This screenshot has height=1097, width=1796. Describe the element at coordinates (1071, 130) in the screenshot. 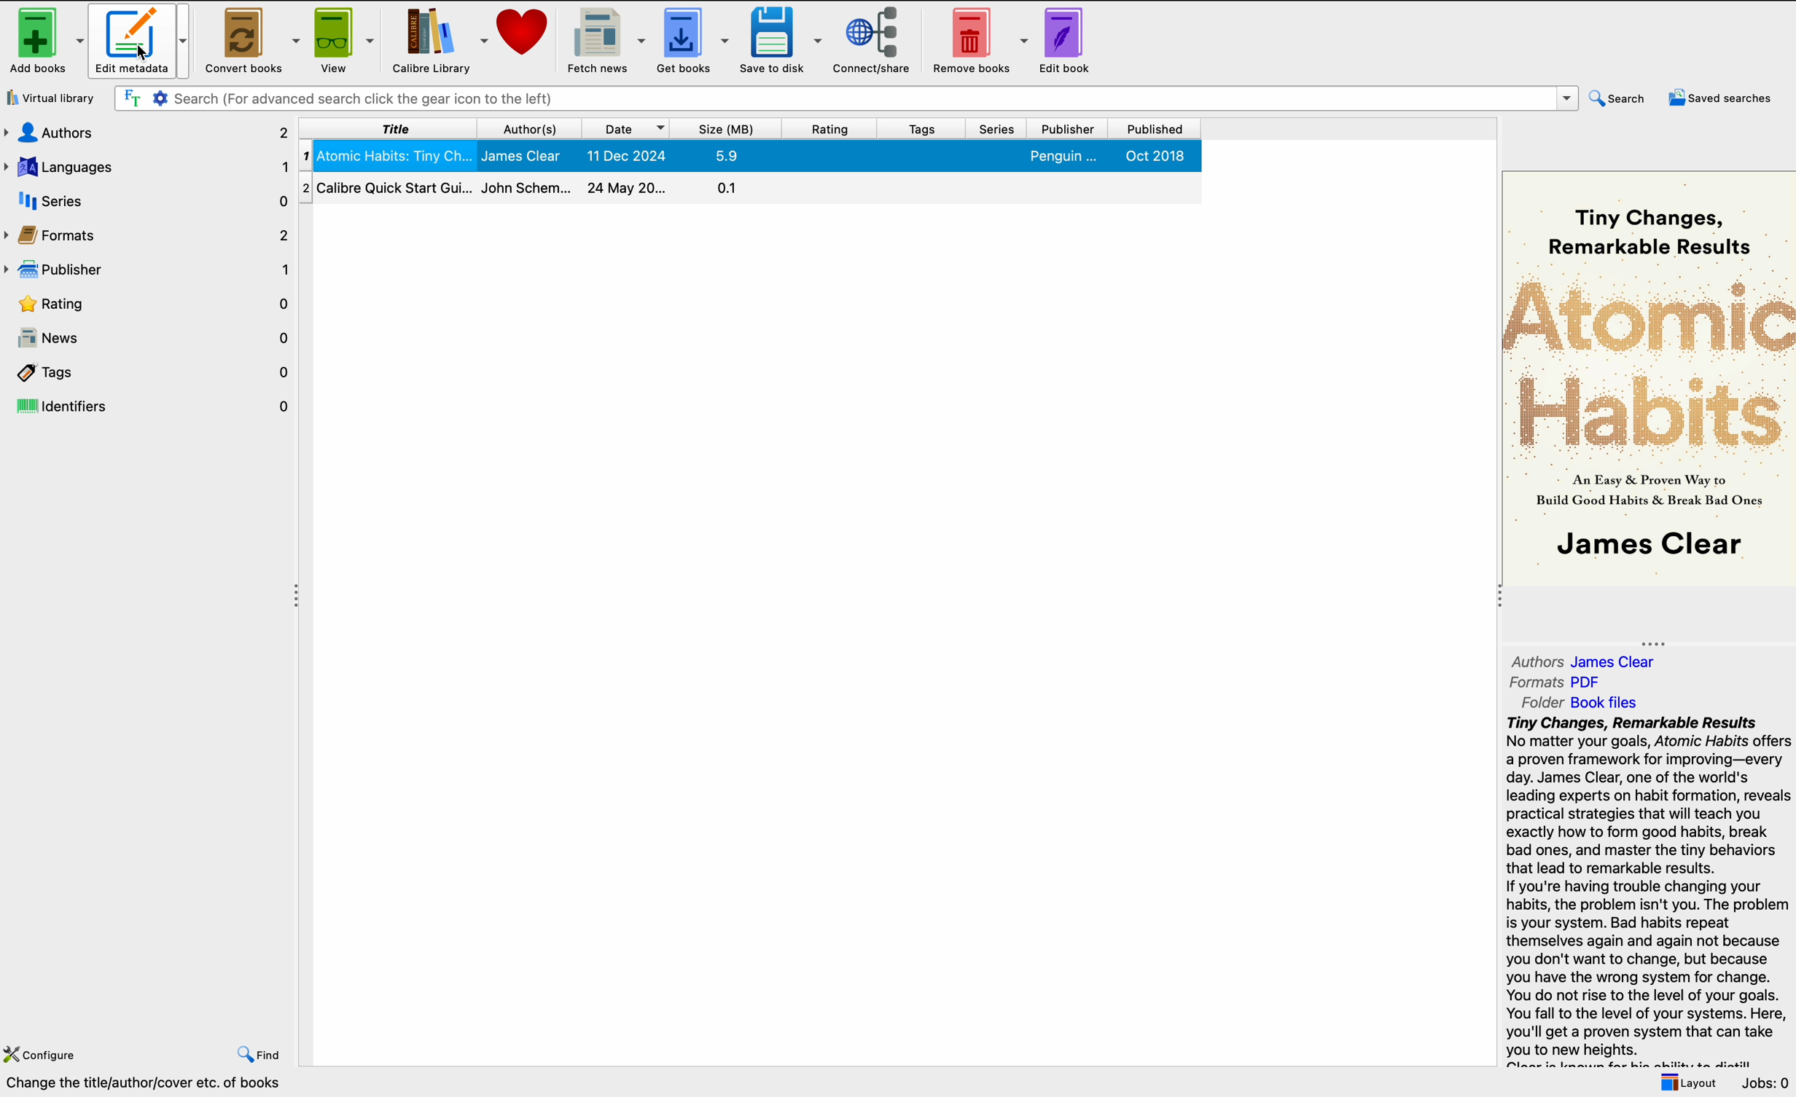

I see `publisher` at that location.